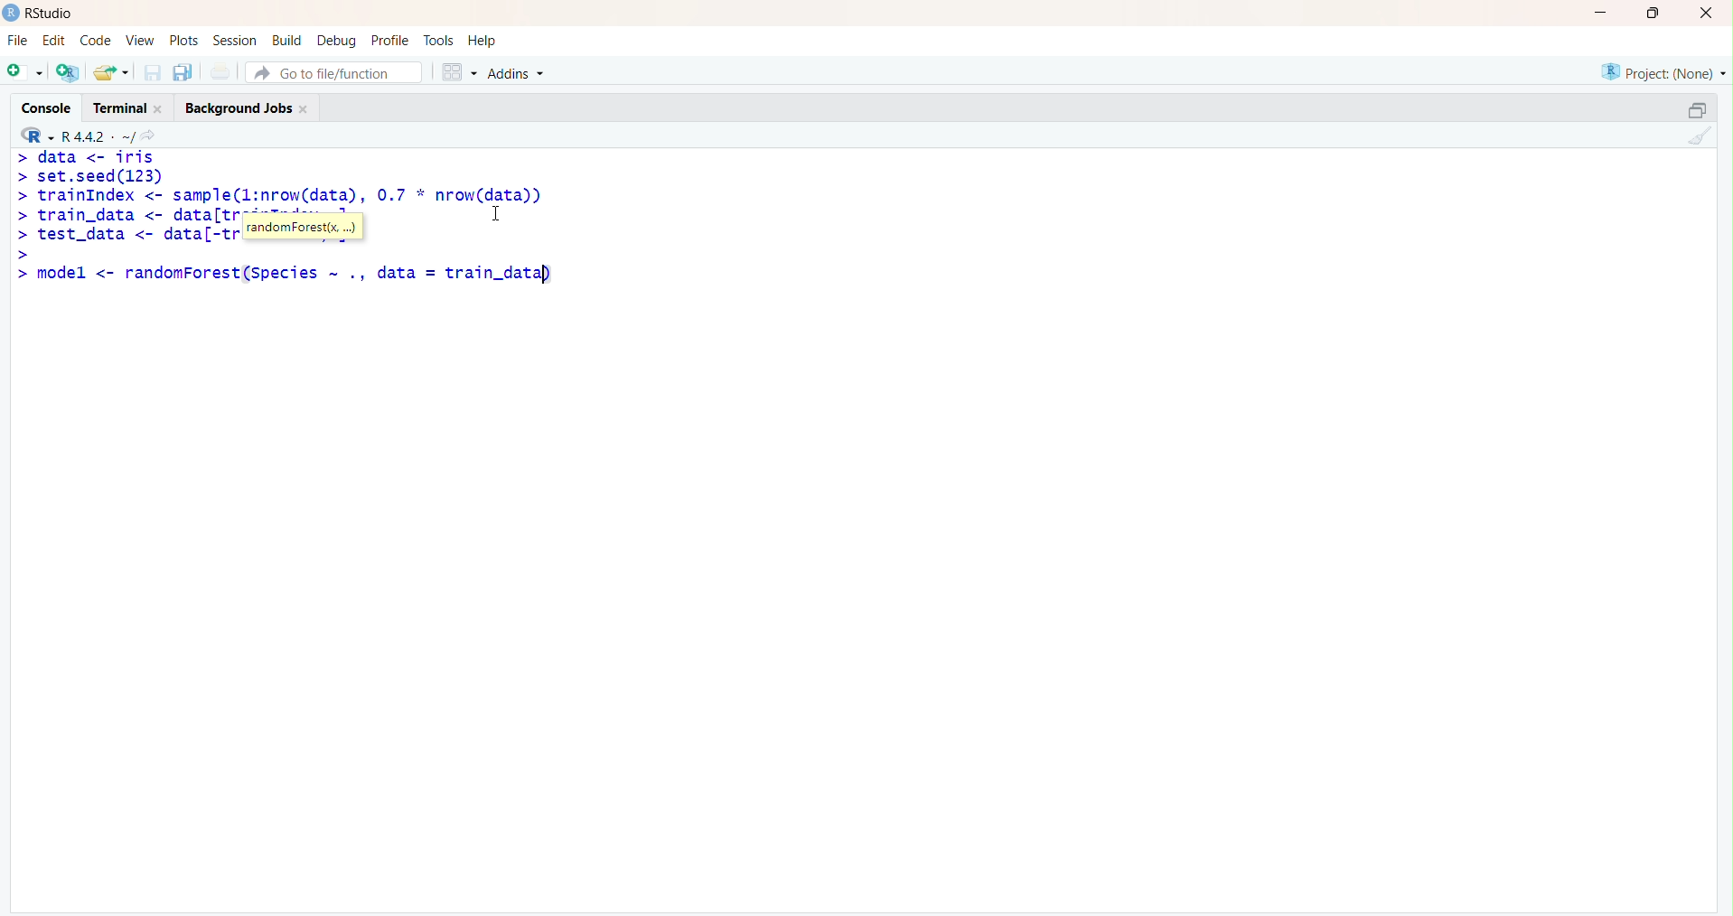  What do you see at coordinates (438, 39) in the screenshot?
I see `Tools` at bounding box center [438, 39].